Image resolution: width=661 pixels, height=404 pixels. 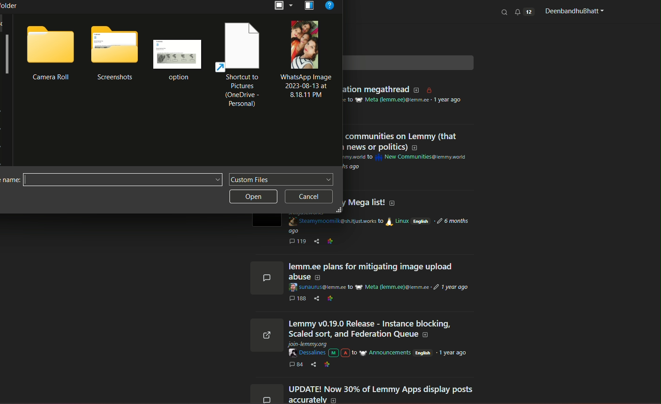 What do you see at coordinates (281, 180) in the screenshot?
I see `text box` at bounding box center [281, 180].